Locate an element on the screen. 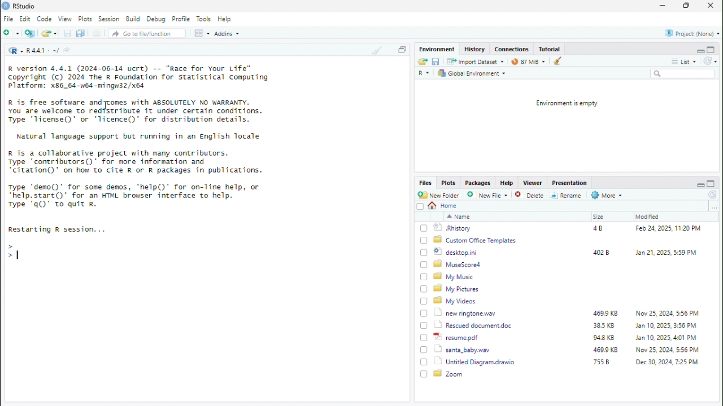 The height and width of the screenshot is (406, 723). Checkbox is located at coordinates (420, 206).